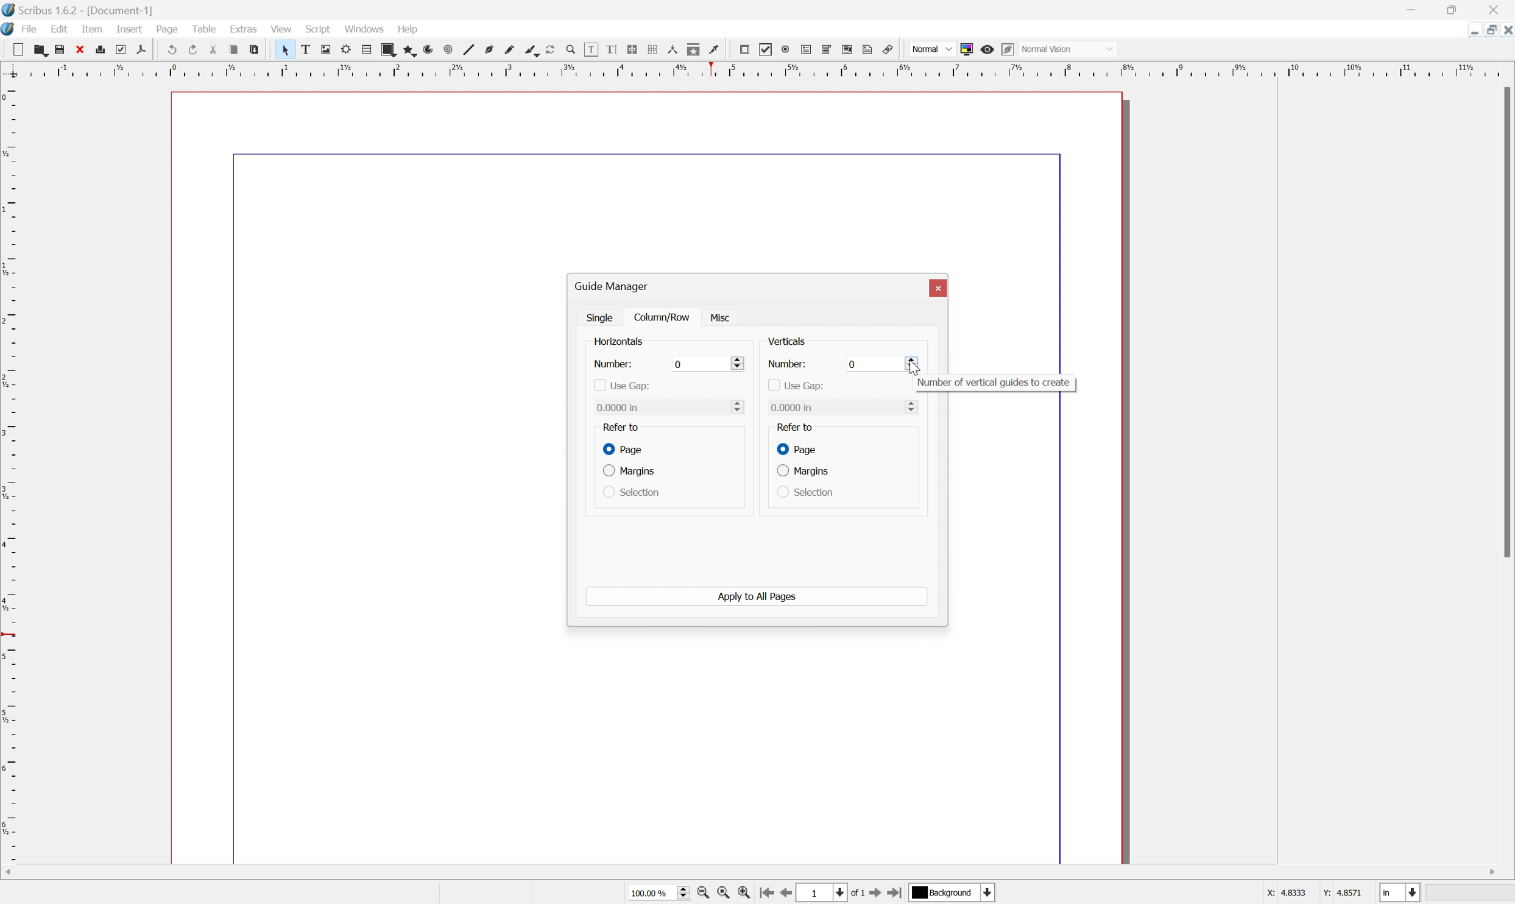 The image size is (1515, 904). I want to click on table, so click(201, 28).